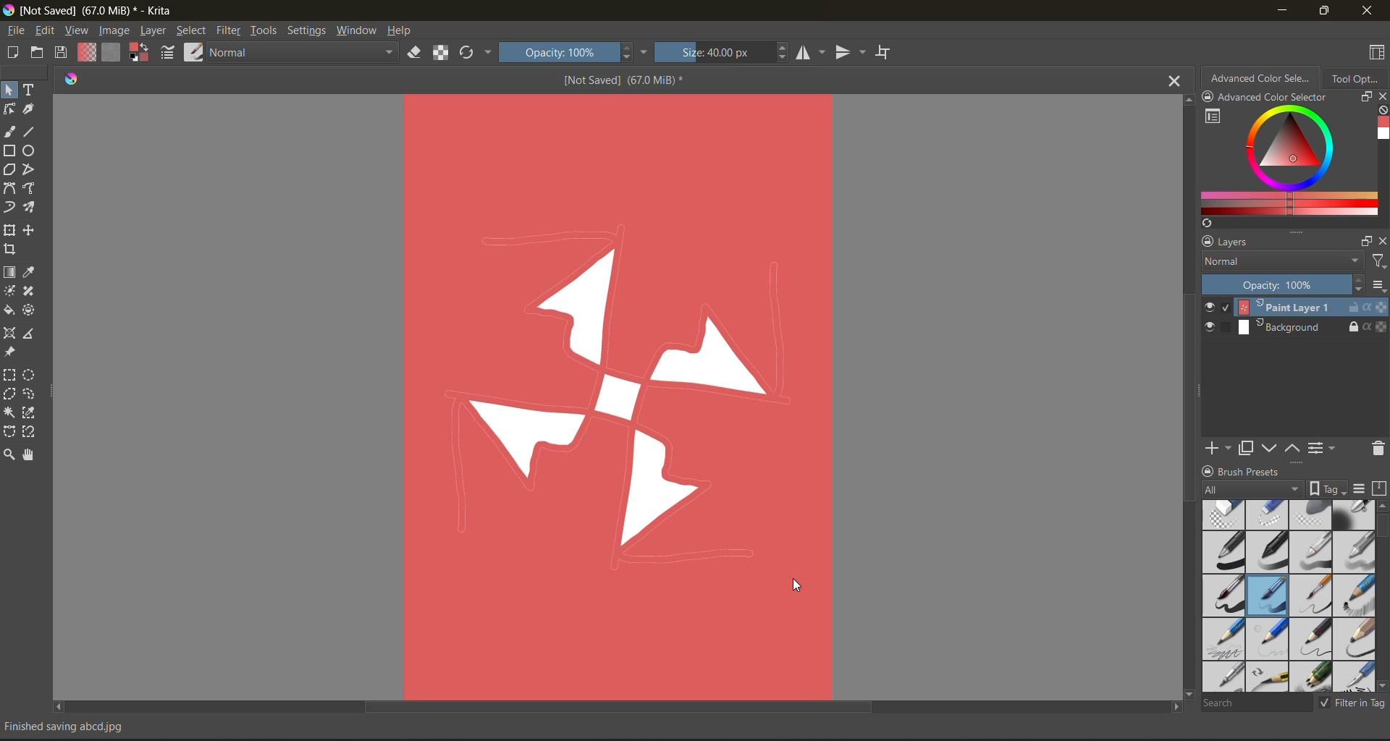 The height and width of the screenshot is (741, 1390). Describe the element at coordinates (309, 30) in the screenshot. I see `settings` at that location.